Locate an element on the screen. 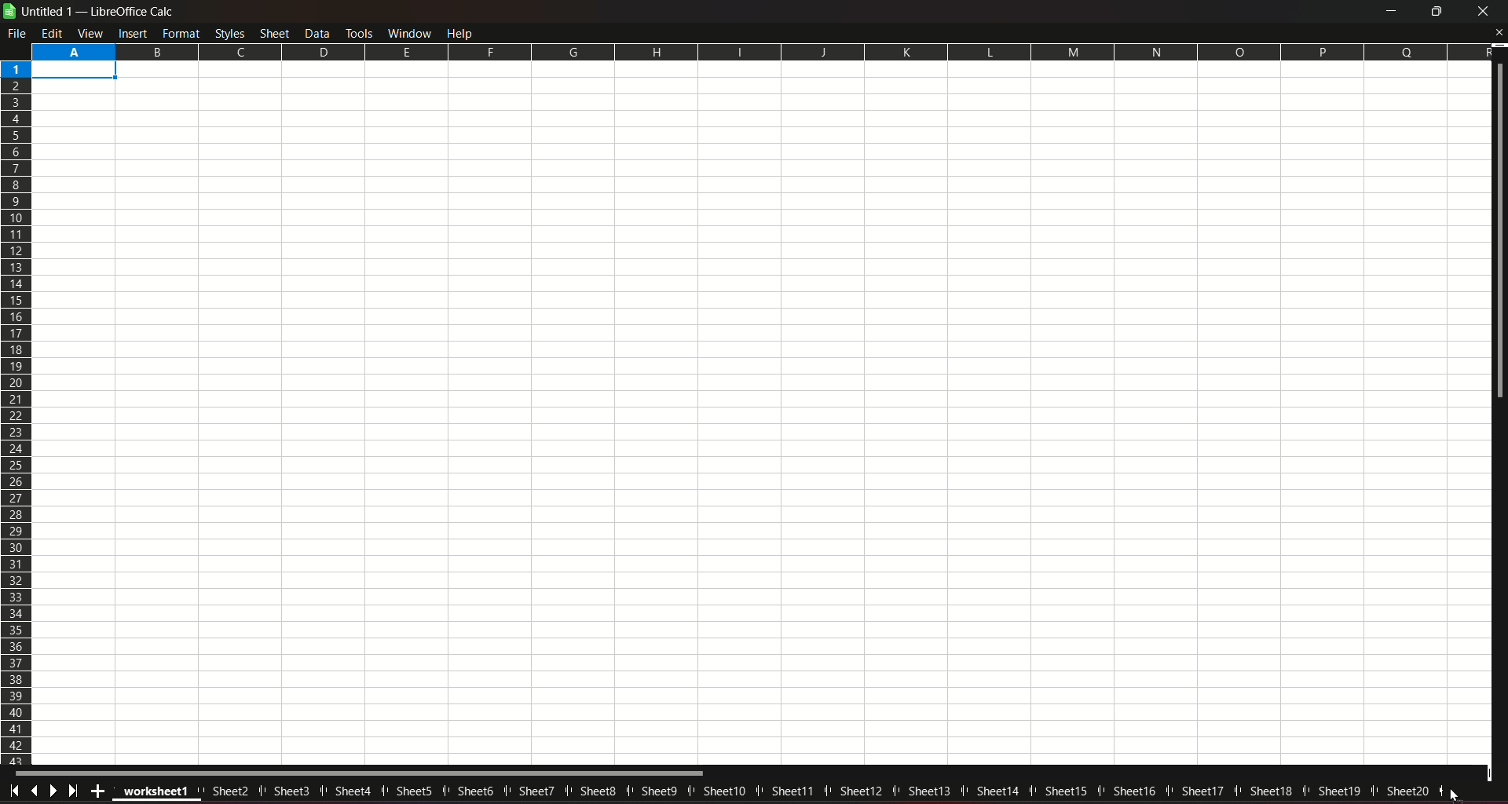 This screenshot has width=1508, height=804. cursor is located at coordinates (1451, 793).